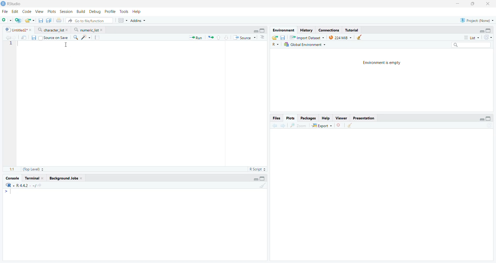 The height and width of the screenshot is (263, 496). I want to click on Go to next source location, so click(15, 37).